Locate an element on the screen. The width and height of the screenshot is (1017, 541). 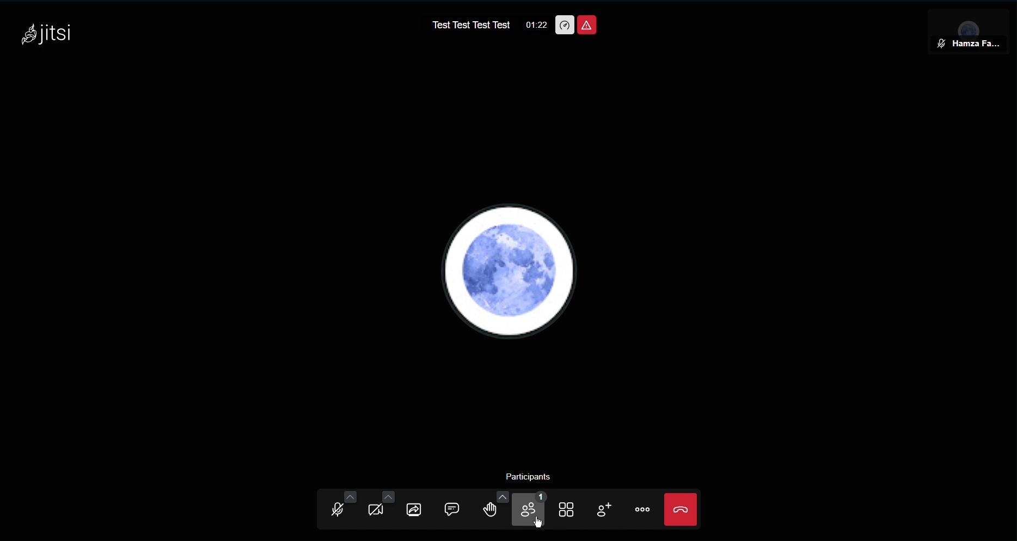
Chat is located at coordinates (457, 509).